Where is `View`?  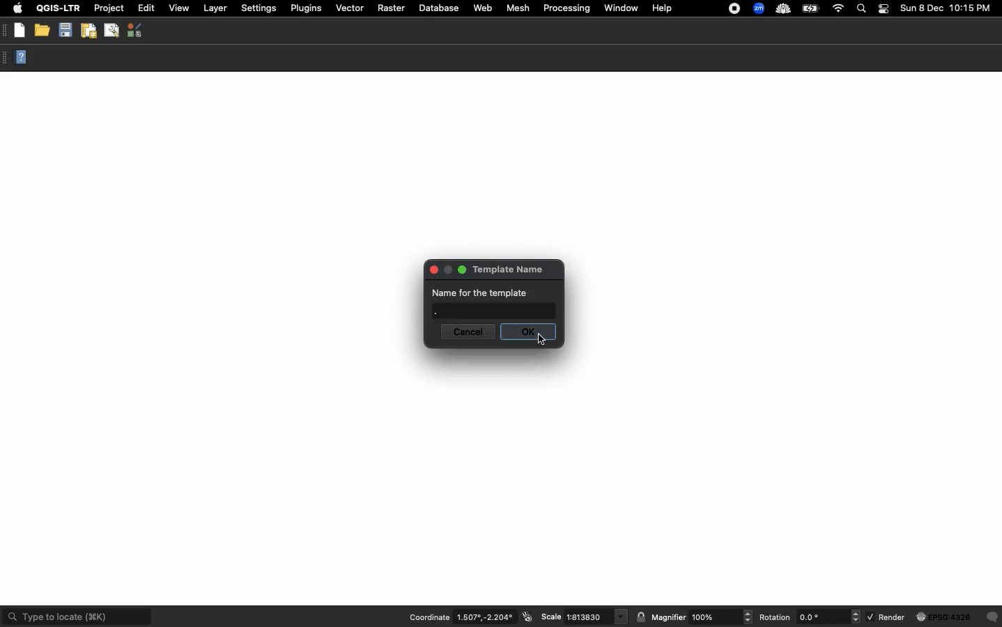
View is located at coordinates (178, 8).